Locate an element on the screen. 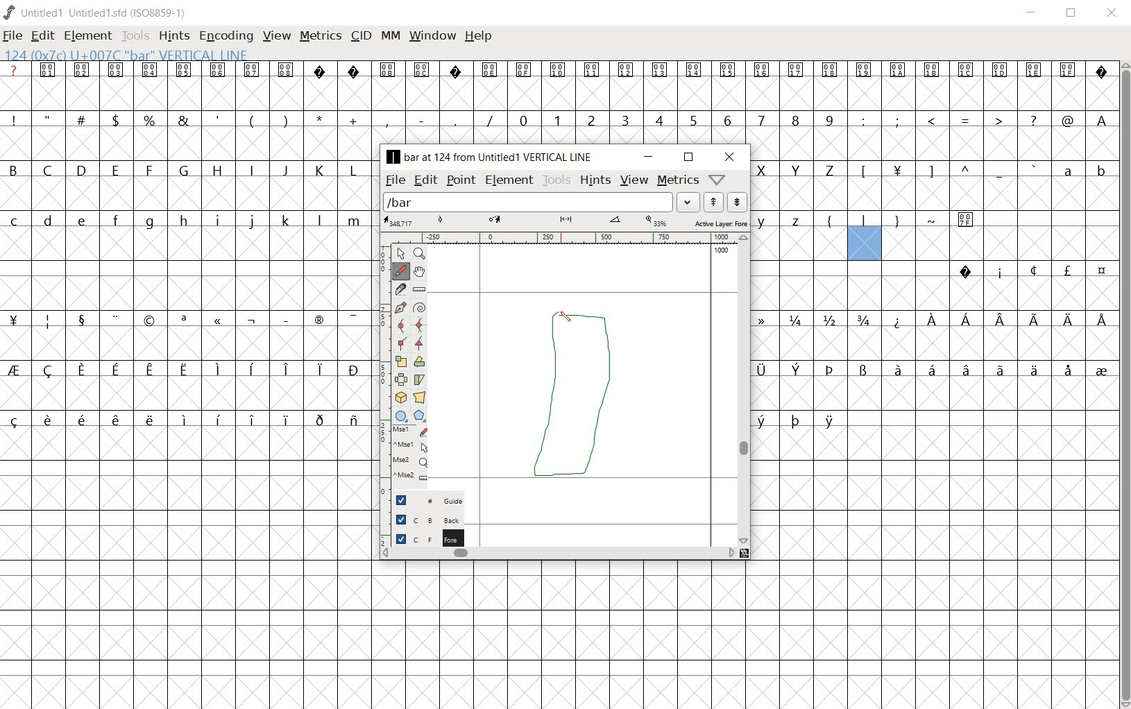 This screenshot has width=1131, height=709. scrollbar is located at coordinates (1124, 384).